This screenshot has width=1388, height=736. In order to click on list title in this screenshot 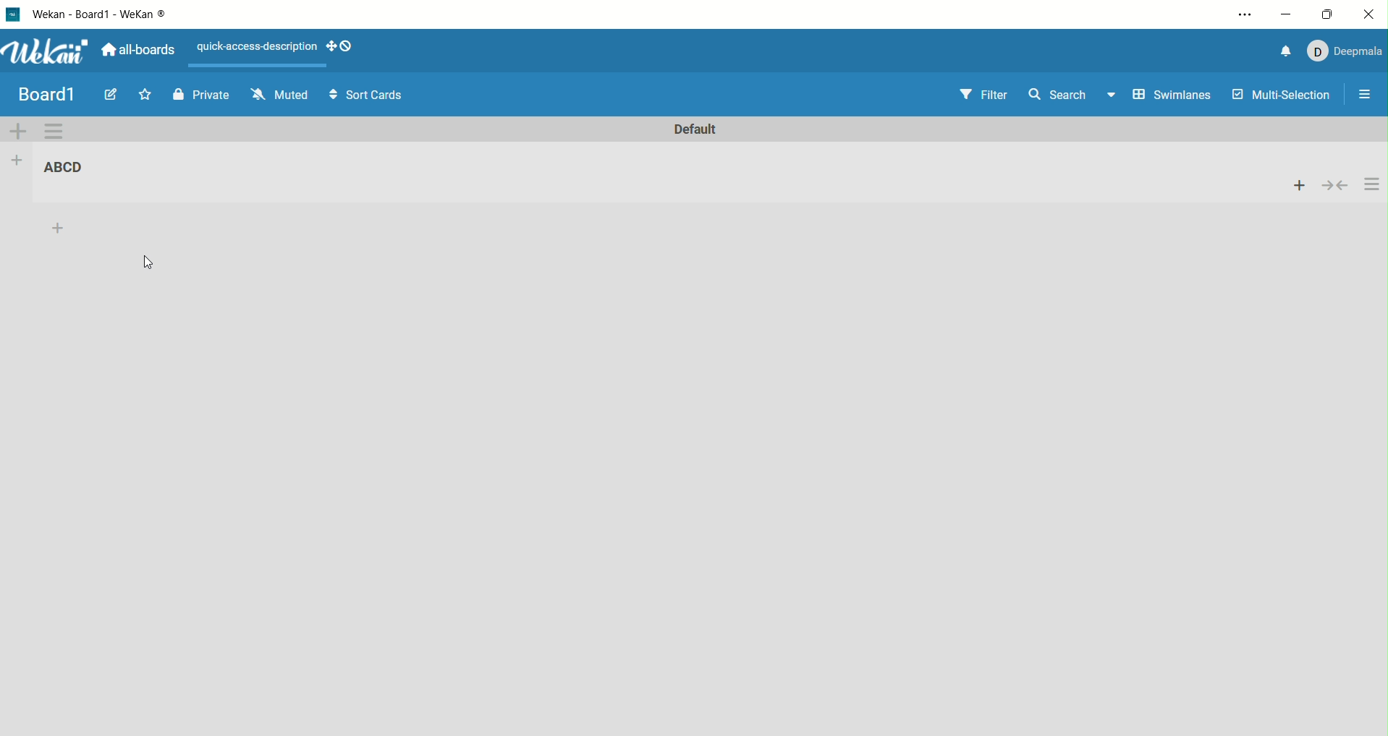, I will do `click(69, 169)`.